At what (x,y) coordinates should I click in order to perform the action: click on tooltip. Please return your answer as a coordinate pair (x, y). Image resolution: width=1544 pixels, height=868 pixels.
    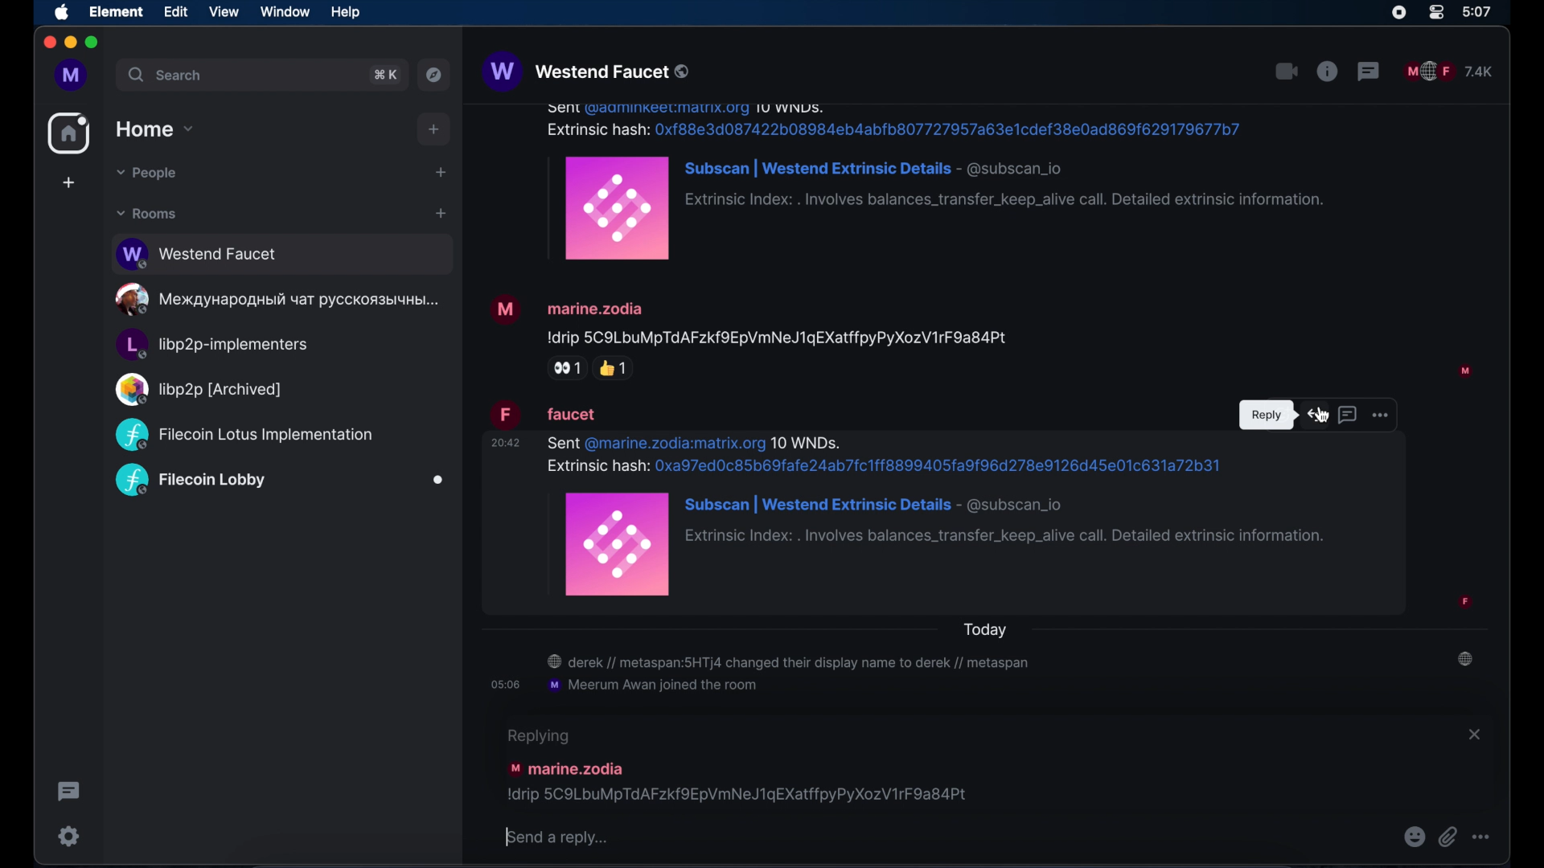
    Looking at the image, I should click on (1266, 416).